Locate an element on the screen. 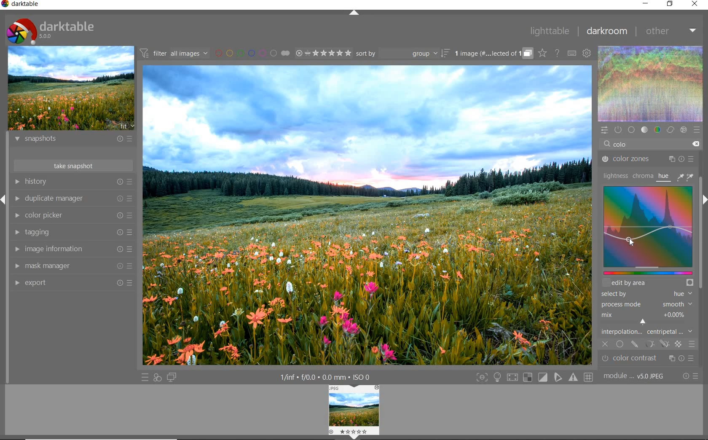 This screenshot has height=440, width=708. blending options is located at coordinates (692, 343).